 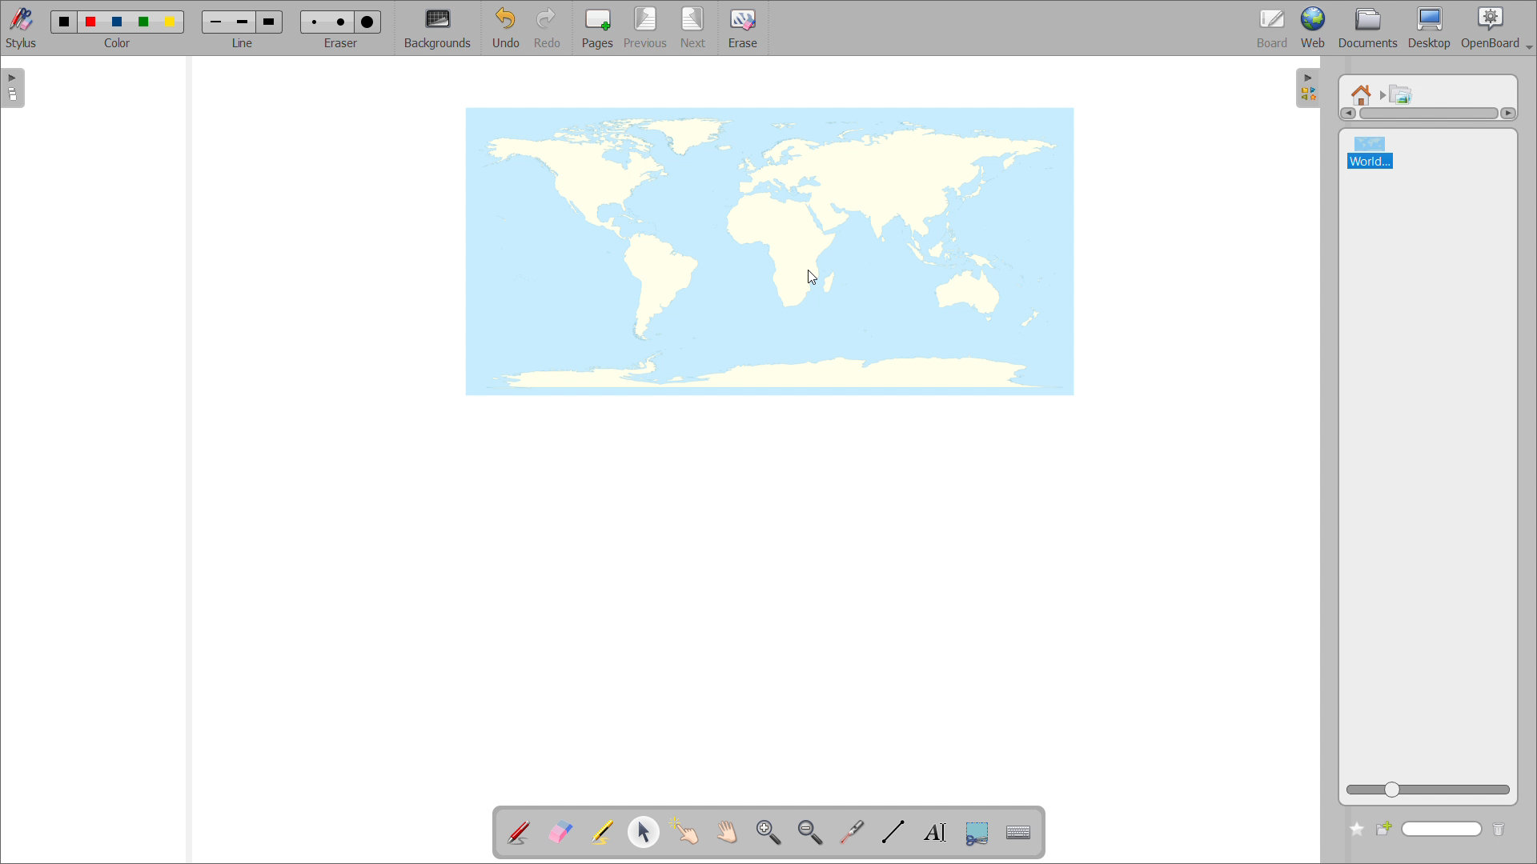 What do you see at coordinates (1441, 830) in the screenshot?
I see `search` at bounding box center [1441, 830].